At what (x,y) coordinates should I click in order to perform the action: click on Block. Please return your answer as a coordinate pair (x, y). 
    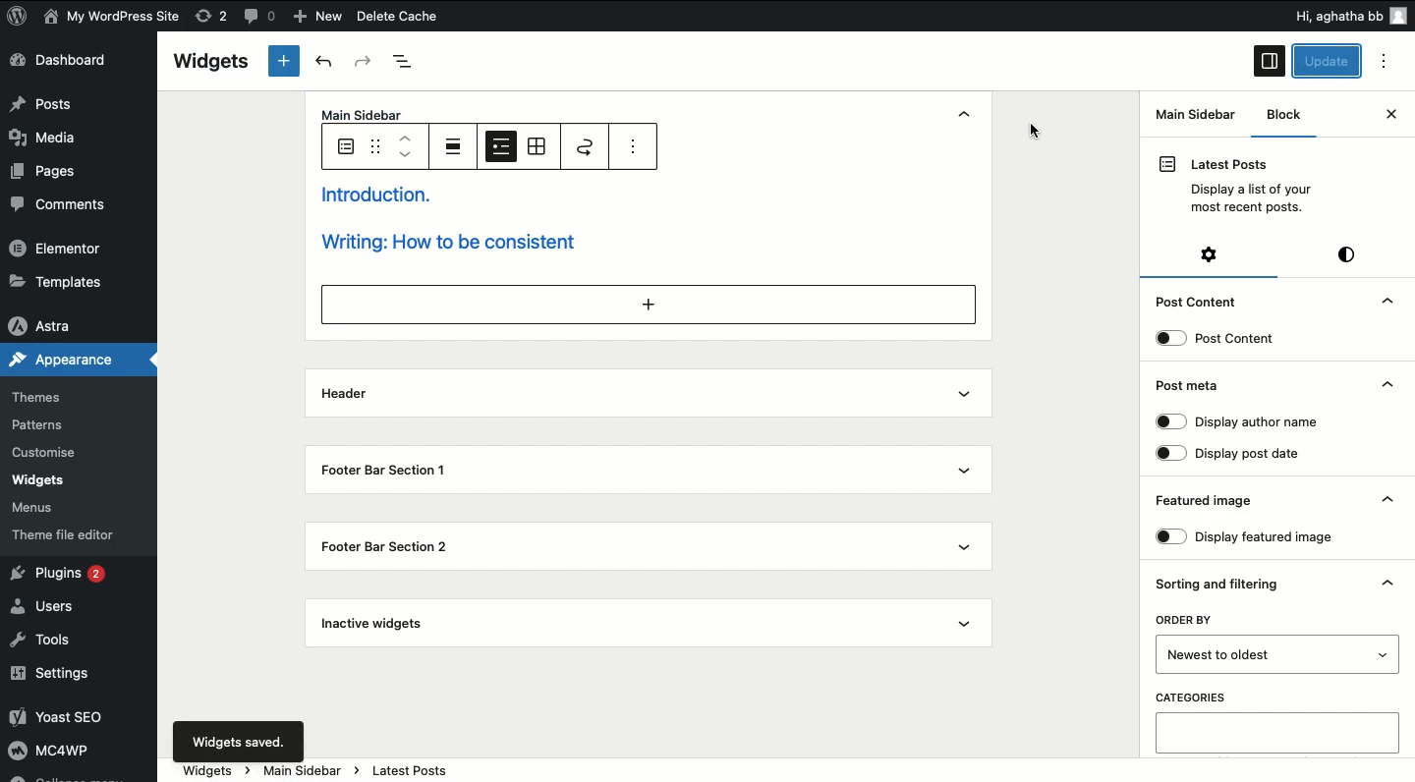
    Looking at the image, I should click on (1285, 112).